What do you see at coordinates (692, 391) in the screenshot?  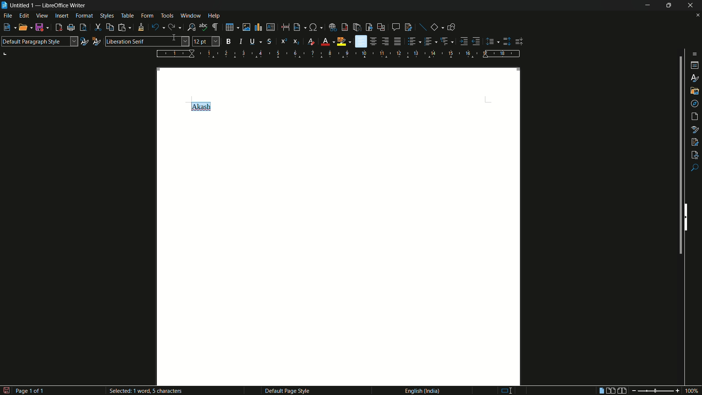 I see `scale factor` at bounding box center [692, 391].